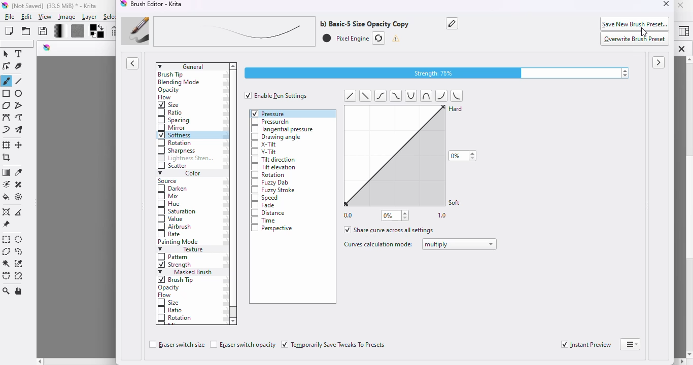  I want to click on curlve, so click(424, 95).